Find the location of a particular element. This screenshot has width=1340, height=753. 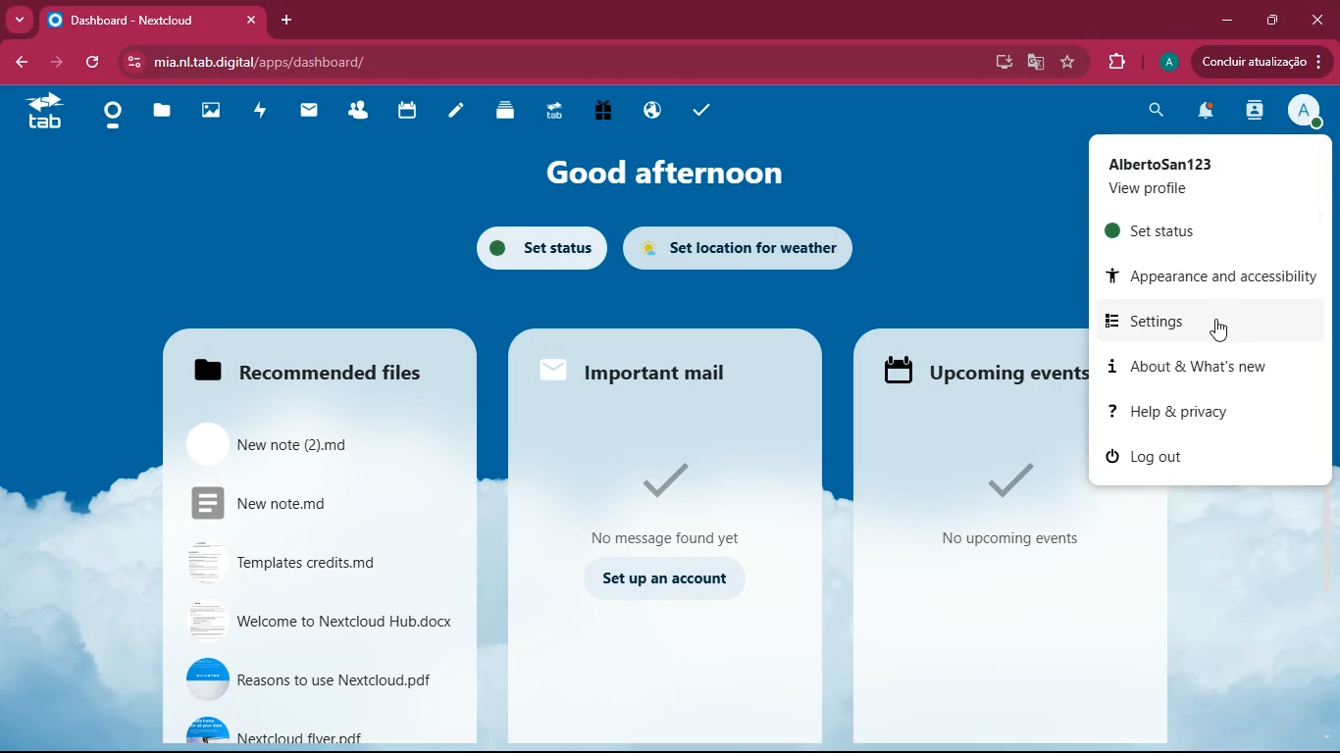

set account is located at coordinates (663, 582).